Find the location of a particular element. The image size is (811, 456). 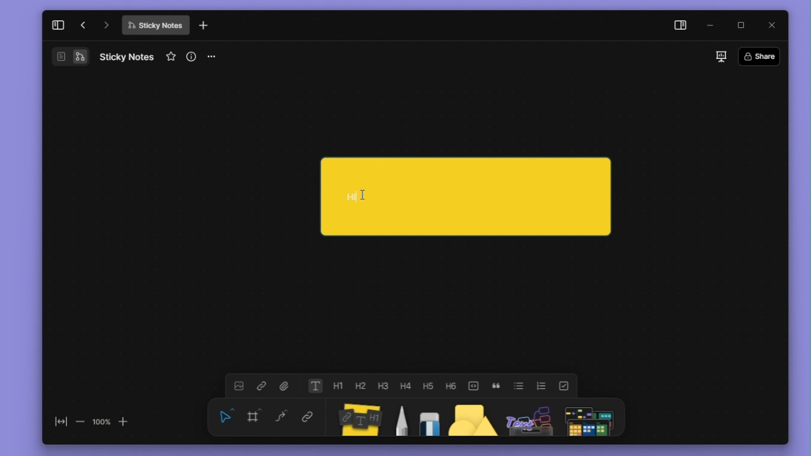

heading is located at coordinates (384, 386).